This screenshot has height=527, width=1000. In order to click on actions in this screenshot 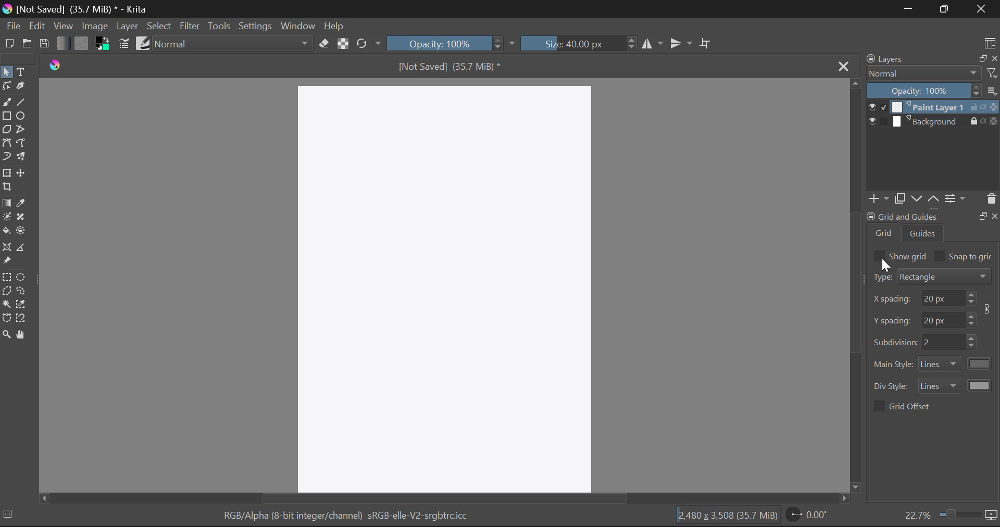, I will do `click(984, 120)`.